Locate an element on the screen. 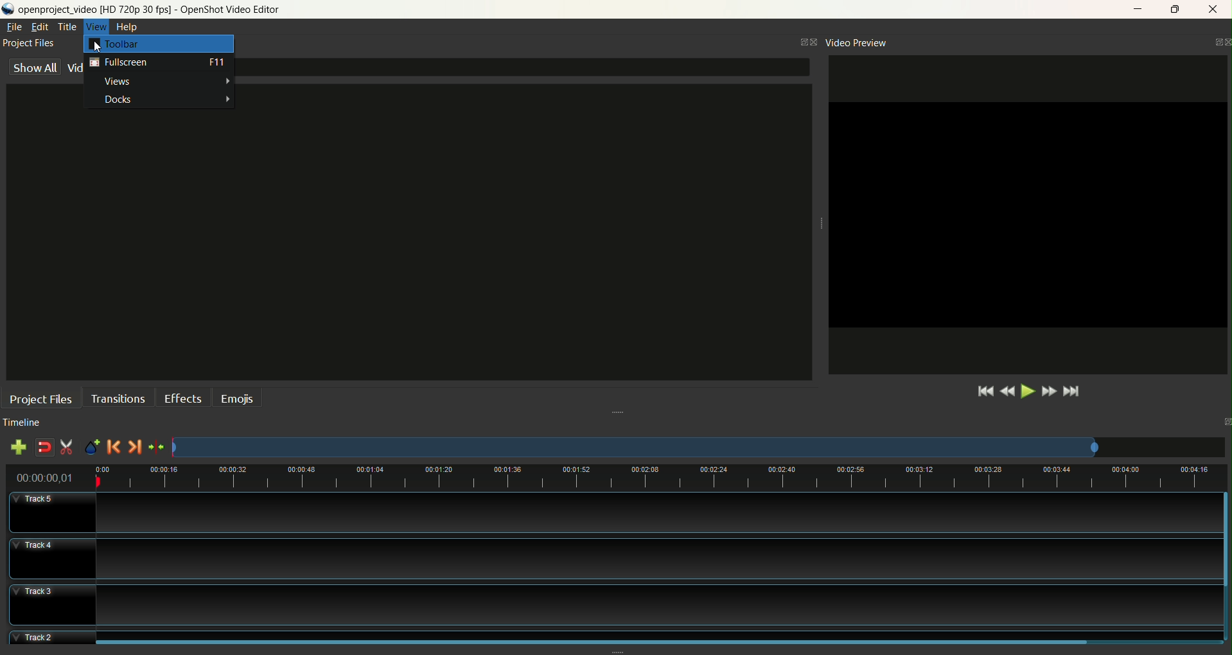  disable snapping is located at coordinates (42, 448).